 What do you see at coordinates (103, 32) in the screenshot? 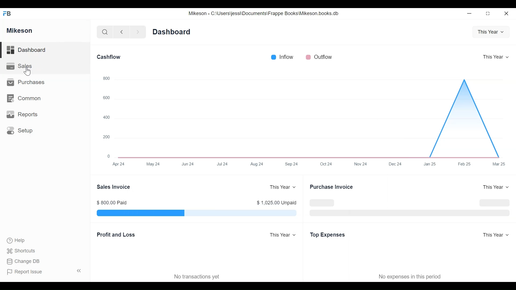
I see `Search` at bounding box center [103, 32].